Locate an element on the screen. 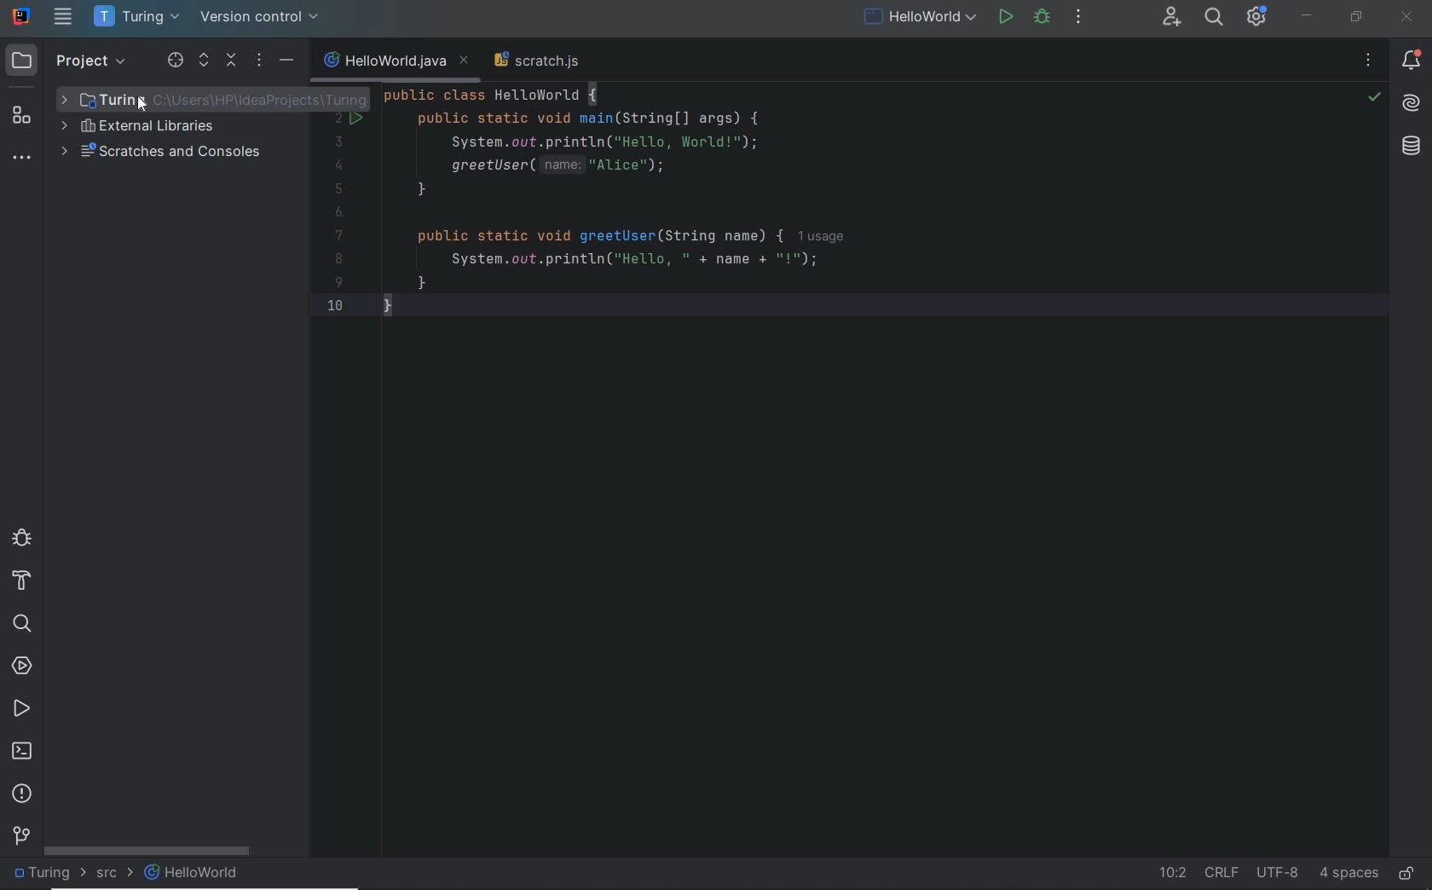 This screenshot has width=1432, height=890. codes is located at coordinates (617, 215).